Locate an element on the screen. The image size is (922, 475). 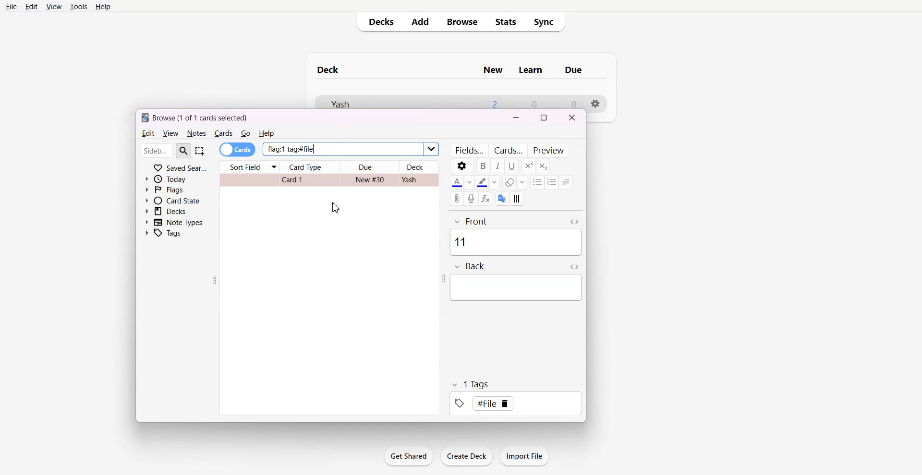
yash is located at coordinates (356, 101).